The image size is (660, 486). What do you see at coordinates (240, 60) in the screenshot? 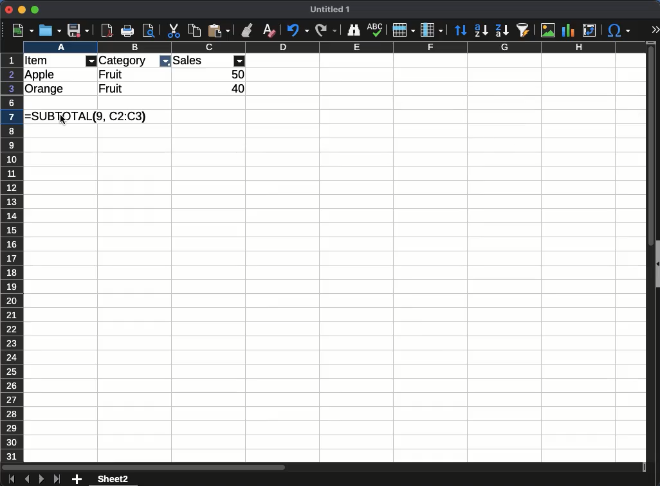
I see `filter` at bounding box center [240, 60].